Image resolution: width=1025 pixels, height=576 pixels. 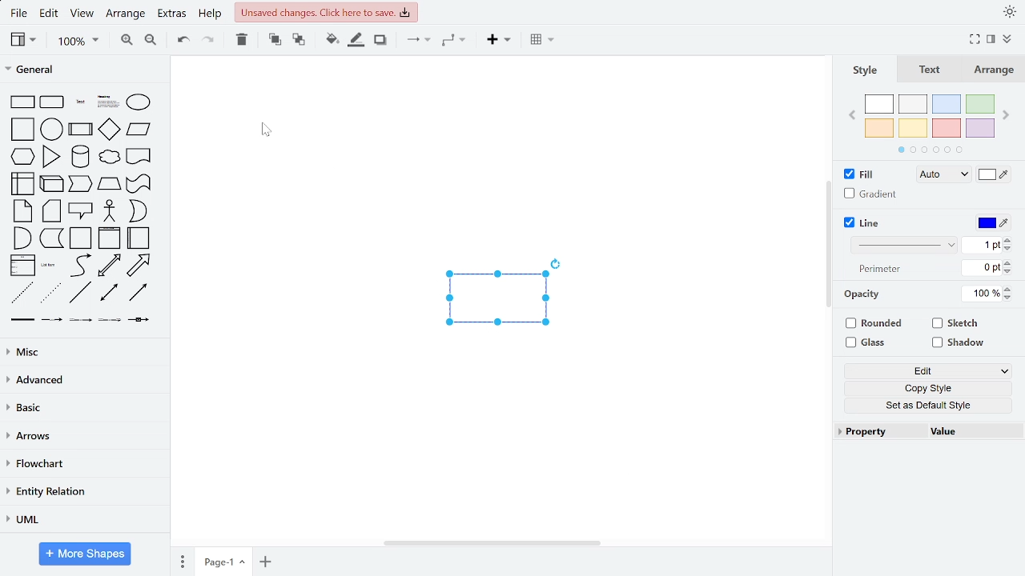 I want to click on current perimeter, so click(x=981, y=268).